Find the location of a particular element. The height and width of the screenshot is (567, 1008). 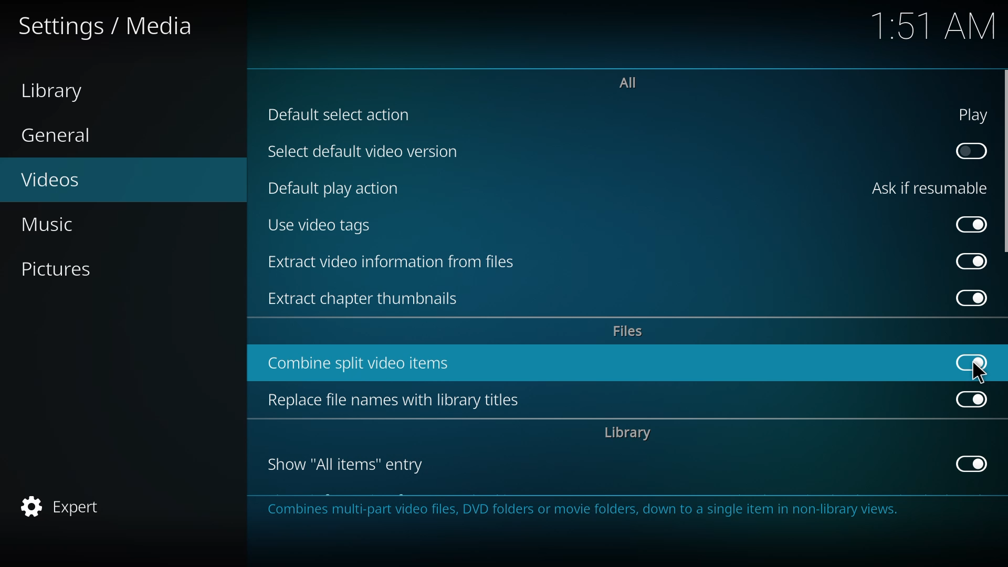

general is located at coordinates (58, 137).